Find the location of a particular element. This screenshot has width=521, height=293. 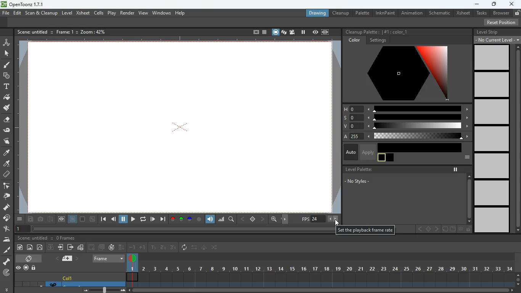

edit is located at coordinates (204, 248).